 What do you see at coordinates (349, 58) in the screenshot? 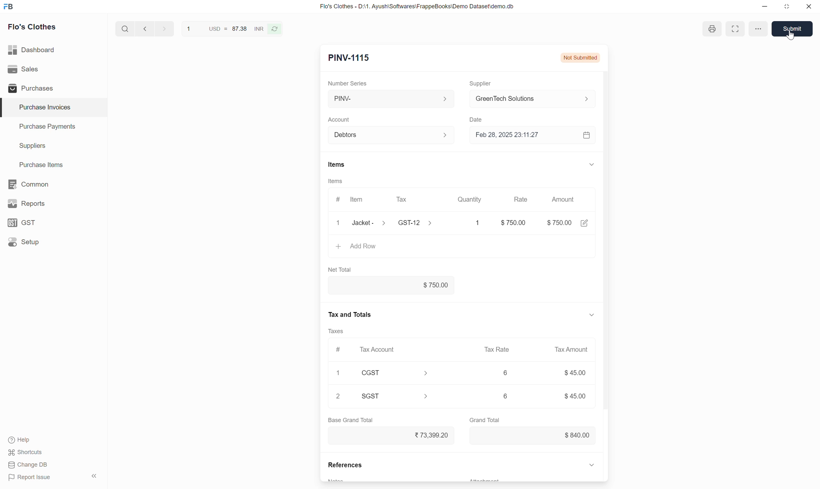
I see `New Entry` at bounding box center [349, 58].